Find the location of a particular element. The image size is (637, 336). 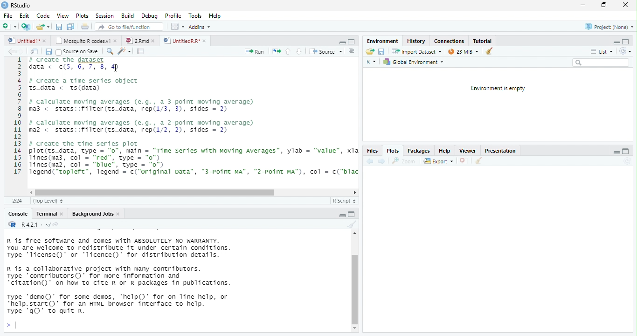

Code is located at coordinates (43, 15).